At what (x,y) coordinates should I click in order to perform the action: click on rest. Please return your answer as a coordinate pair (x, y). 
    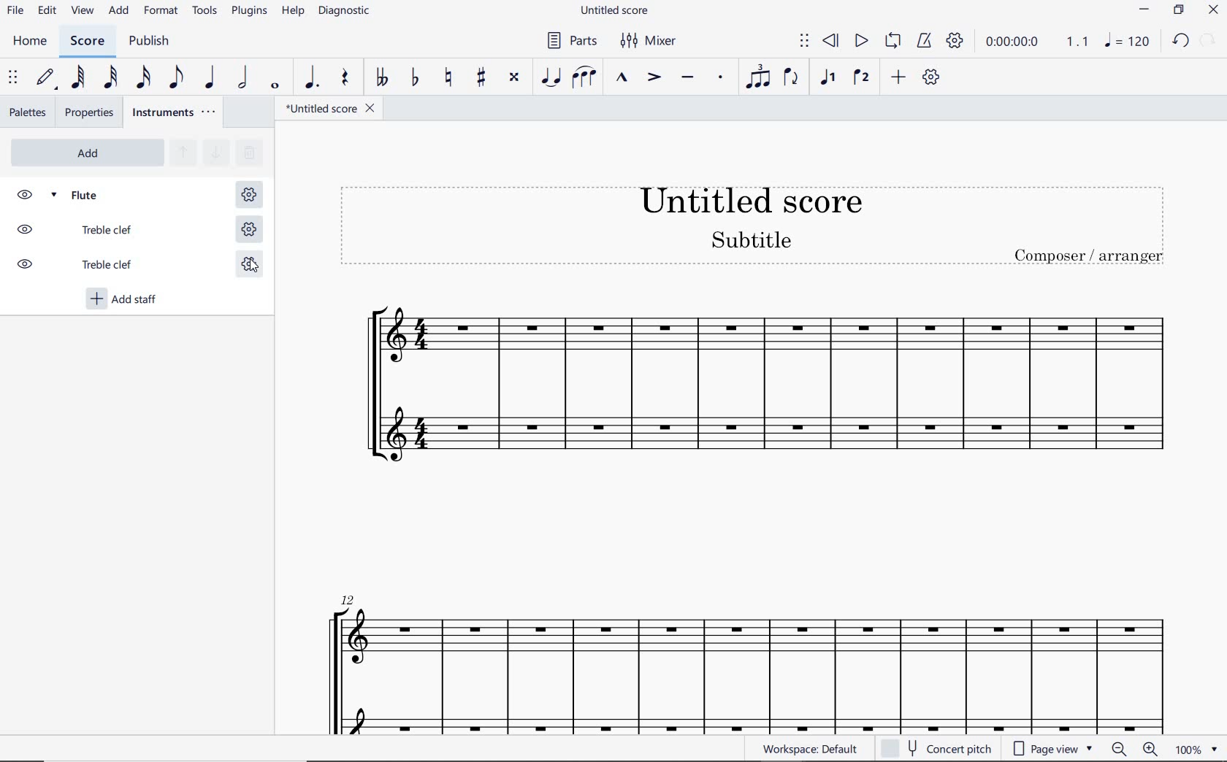
    Looking at the image, I should click on (343, 80).